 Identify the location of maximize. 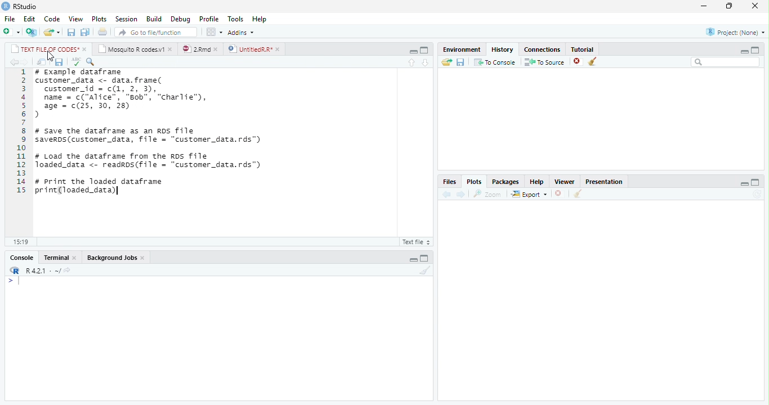
(755, 50).